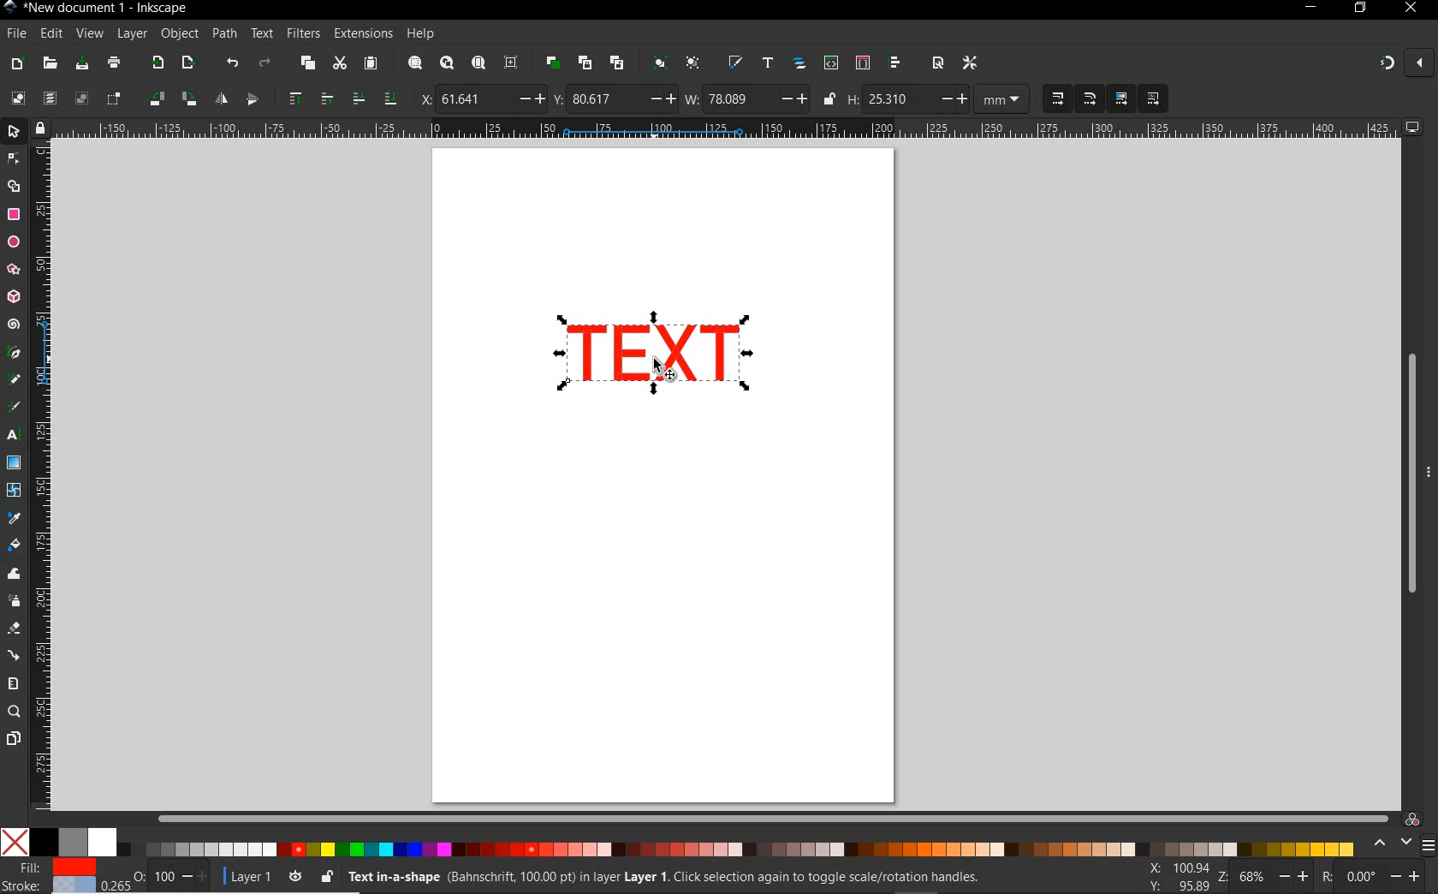 The height and width of the screenshot is (894, 1438). I want to click on current layer, so click(243, 874).